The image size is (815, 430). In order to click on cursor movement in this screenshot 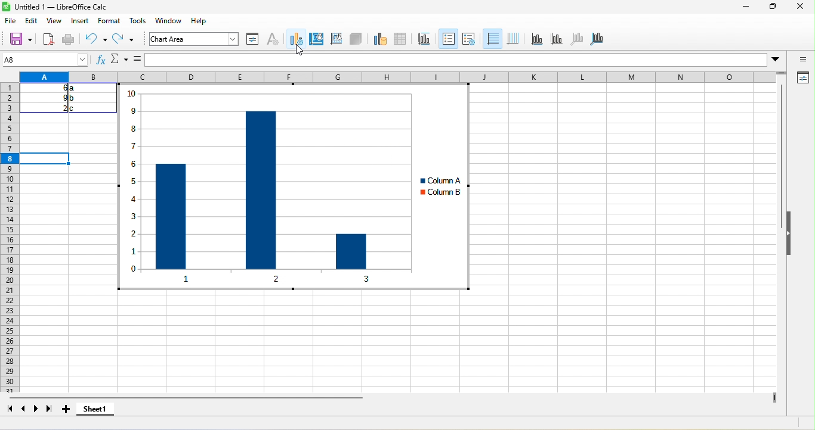, I will do `click(301, 51)`.